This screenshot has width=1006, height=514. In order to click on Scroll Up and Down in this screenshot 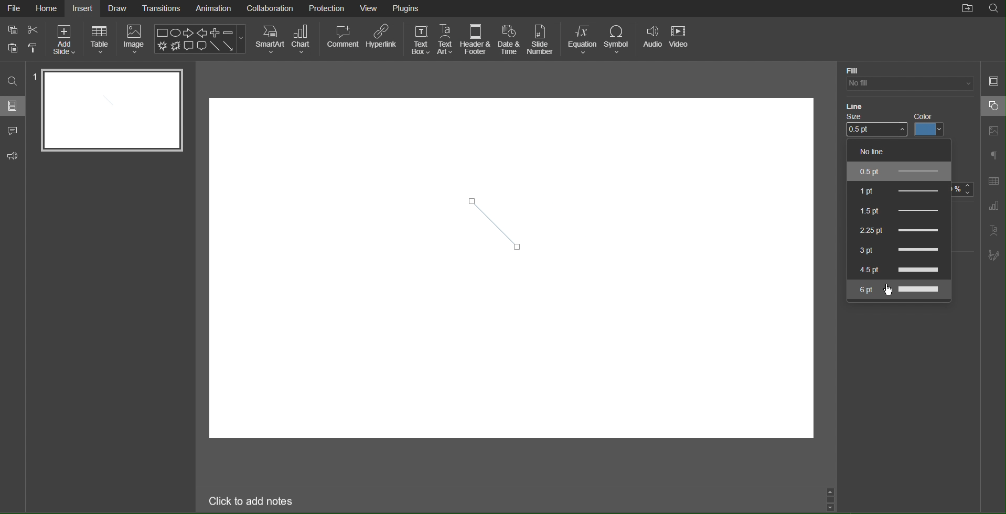, I will do `click(832, 500)`.